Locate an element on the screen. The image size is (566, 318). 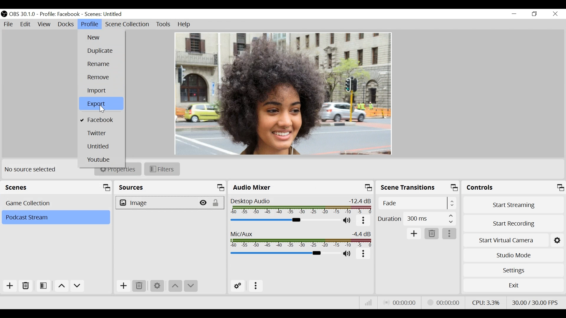
Remove is located at coordinates (139, 286).